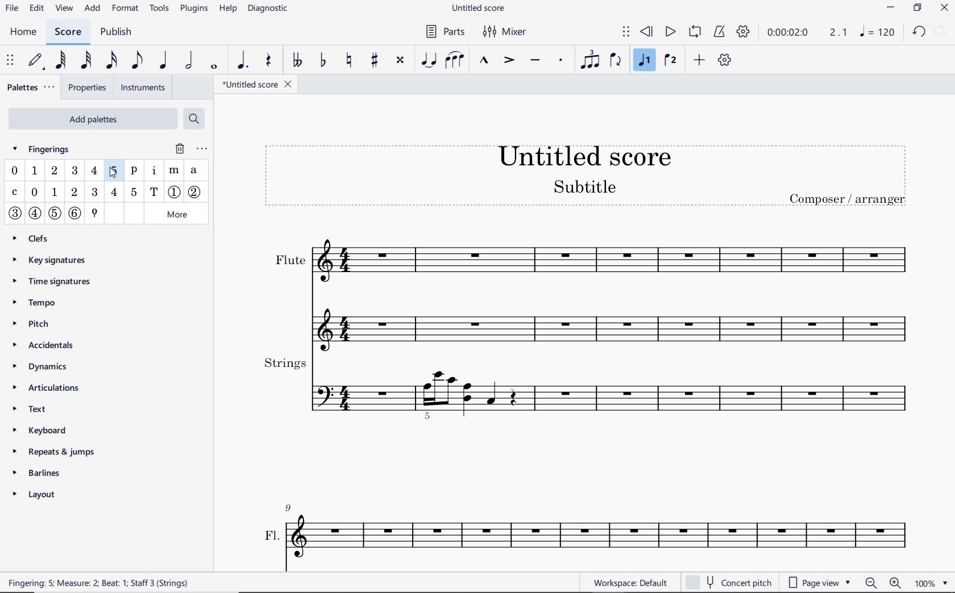 This screenshot has width=955, height=593. Describe the element at coordinates (36, 61) in the screenshot. I see `default (step time)` at that location.